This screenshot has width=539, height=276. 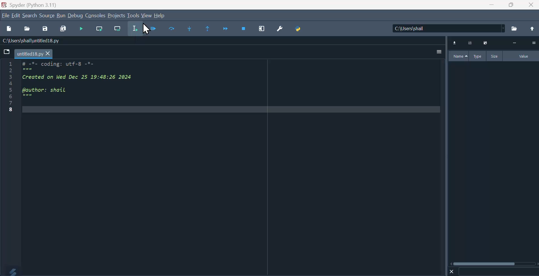 What do you see at coordinates (116, 15) in the screenshot?
I see `Project` at bounding box center [116, 15].